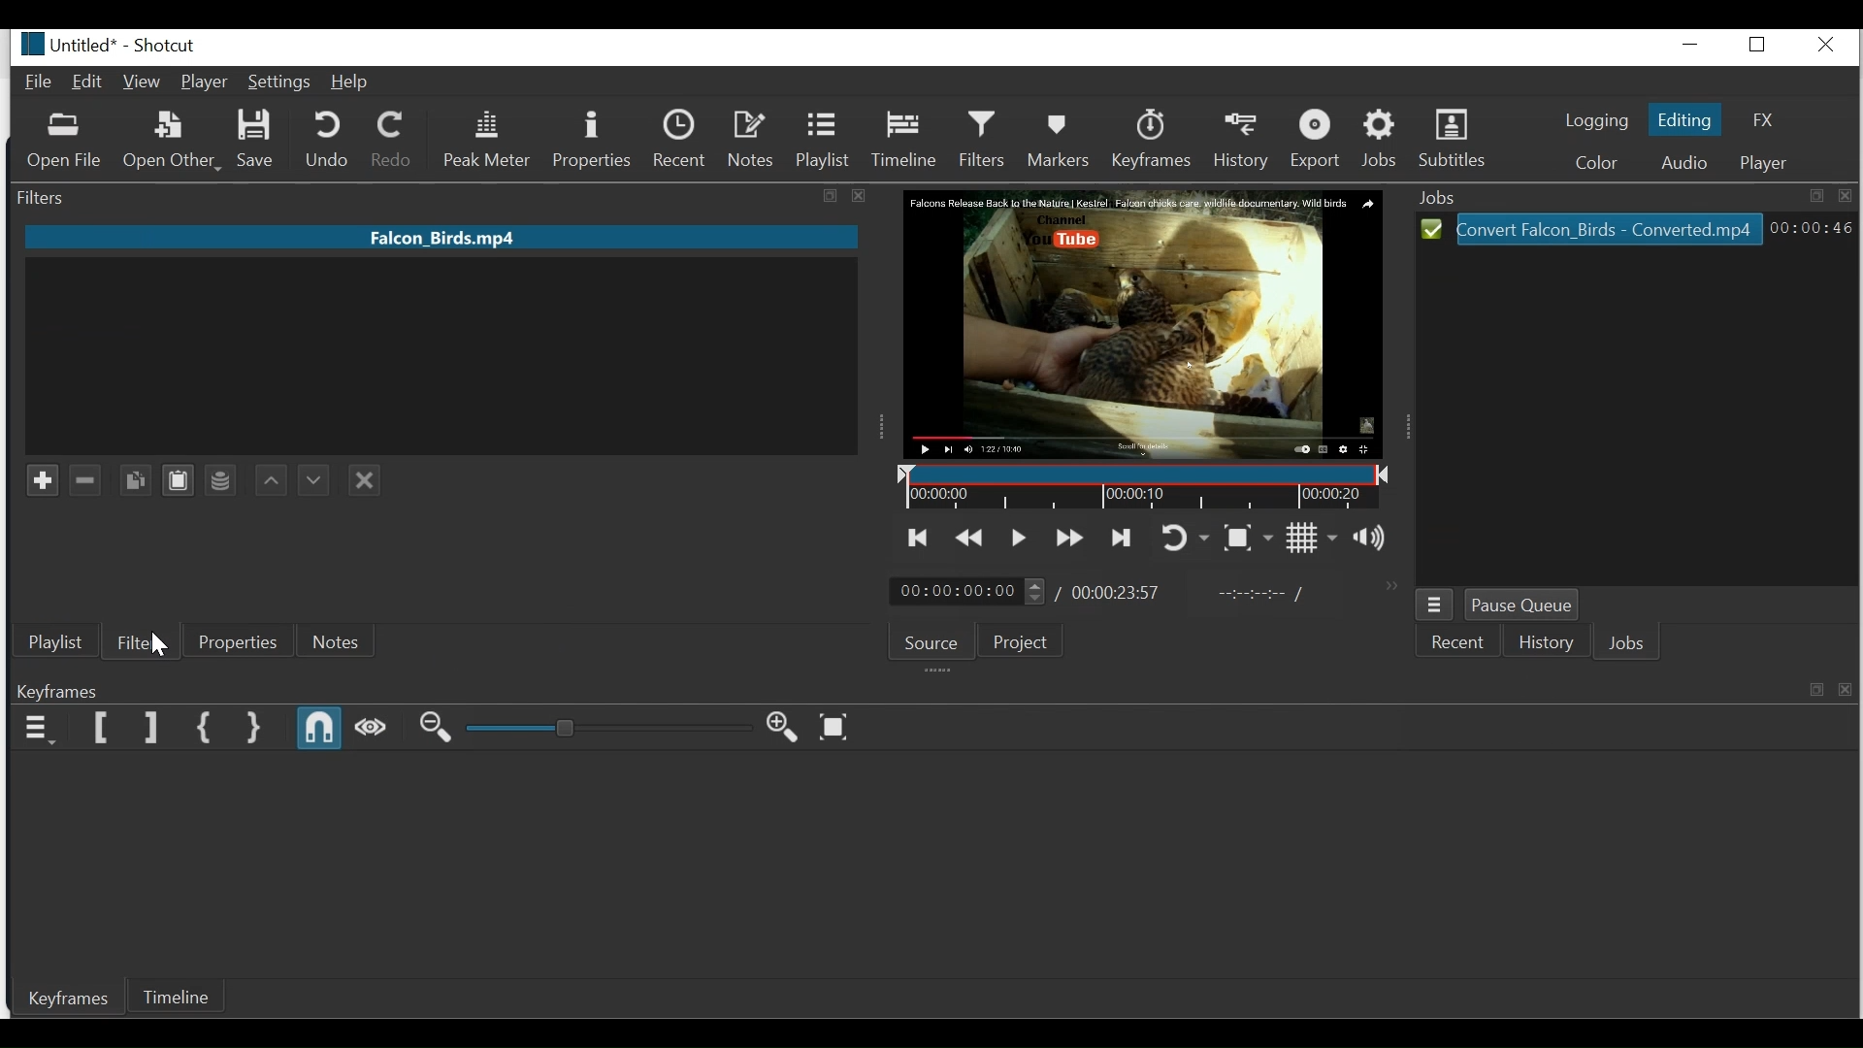 The image size is (1863, 1048). What do you see at coordinates (178, 479) in the screenshot?
I see `Paste filter` at bounding box center [178, 479].